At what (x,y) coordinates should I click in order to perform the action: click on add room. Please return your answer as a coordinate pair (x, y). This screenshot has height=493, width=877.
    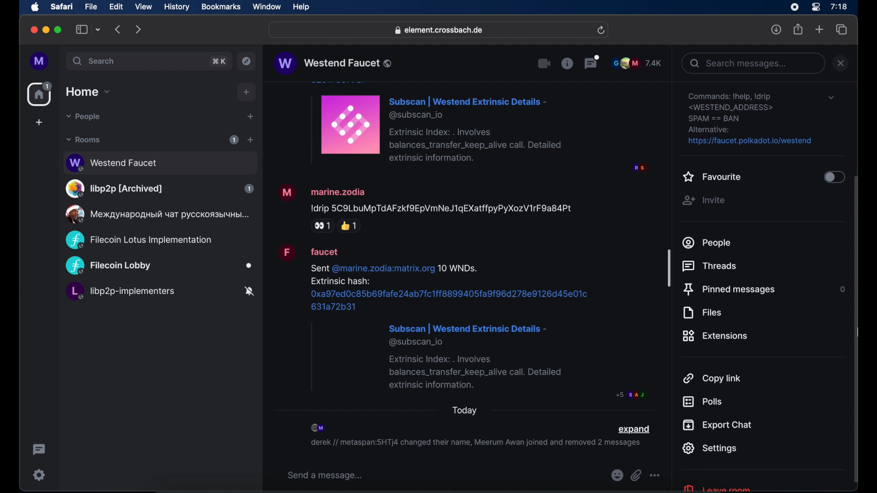
    Looking at the image, I should click on (250, 140).